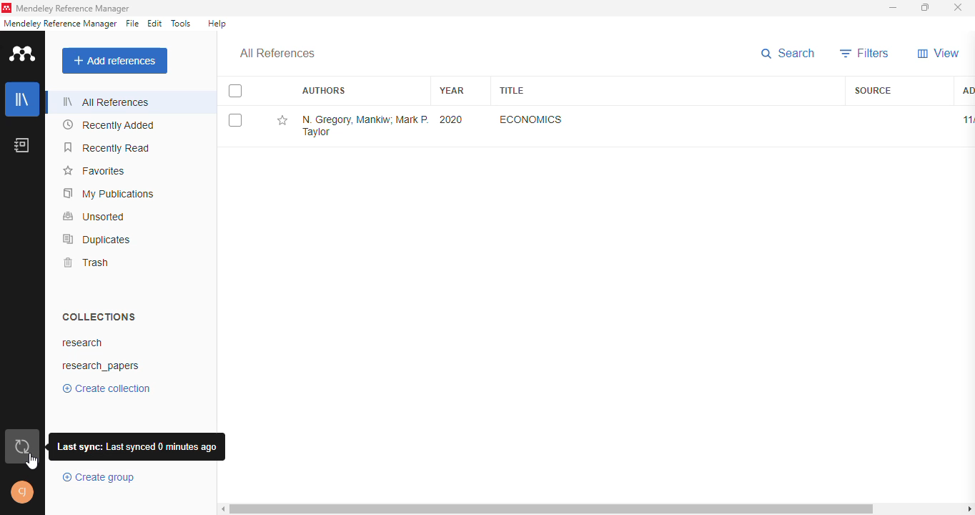 This screenshot has width=975, height=515. Describe the element at coordinates (967, 91) in the screenshot. I see `added` at that location.